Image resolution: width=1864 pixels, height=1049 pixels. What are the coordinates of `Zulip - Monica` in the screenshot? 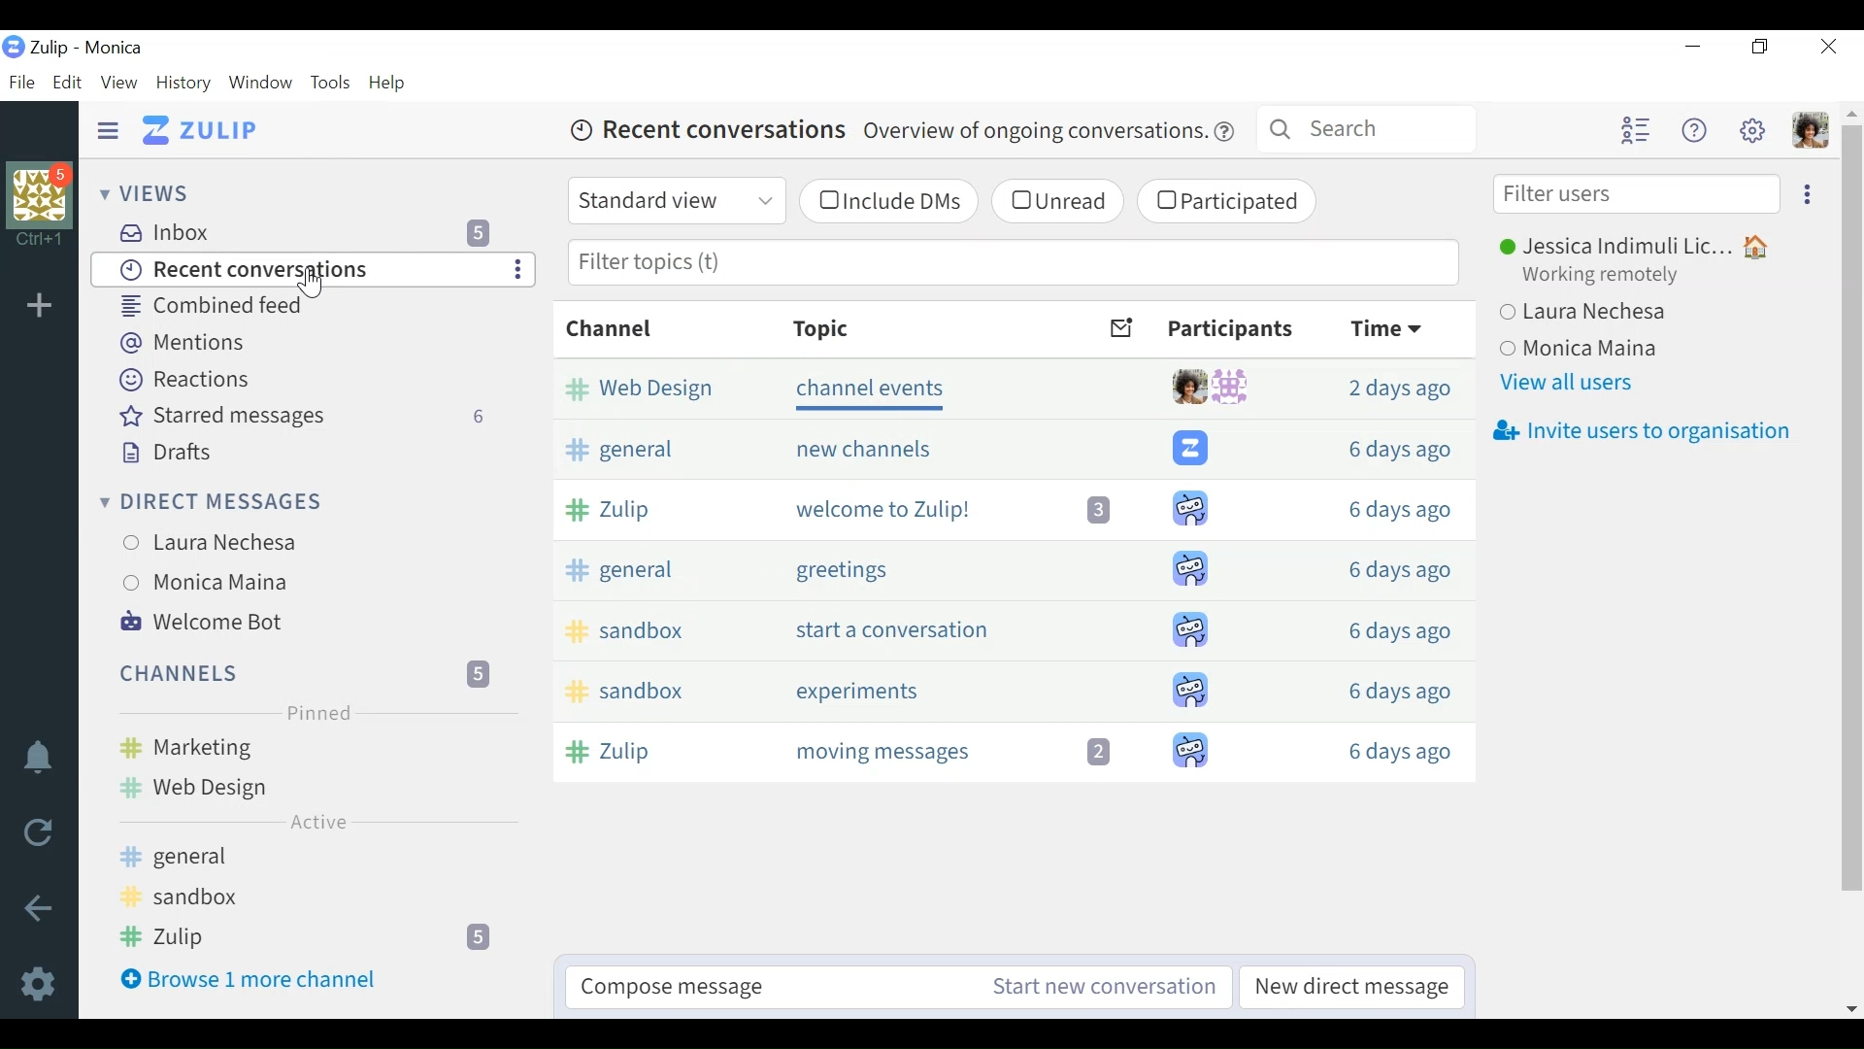 It's located at (96, 48).